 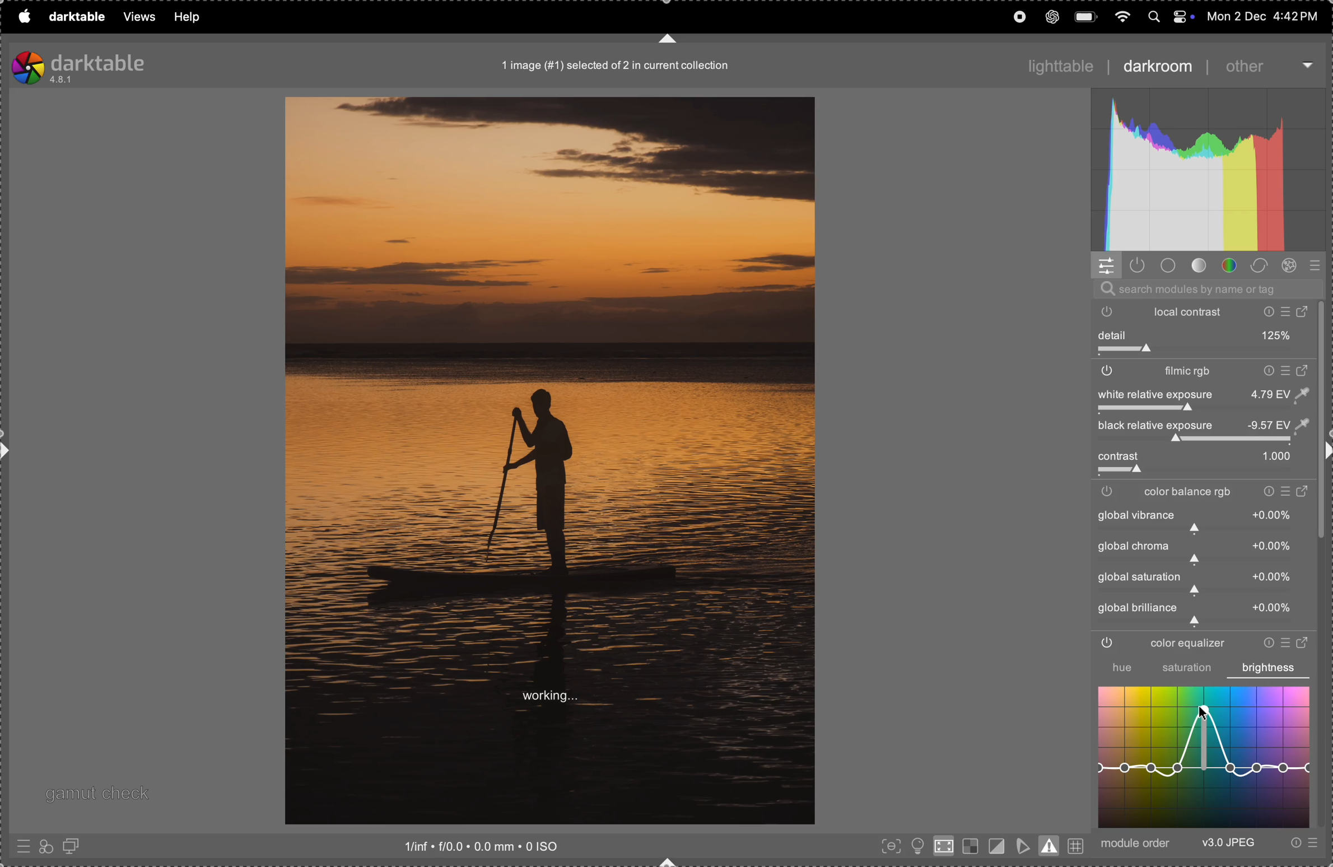 I want to click on global brillance, so click(x=1197, y=613).